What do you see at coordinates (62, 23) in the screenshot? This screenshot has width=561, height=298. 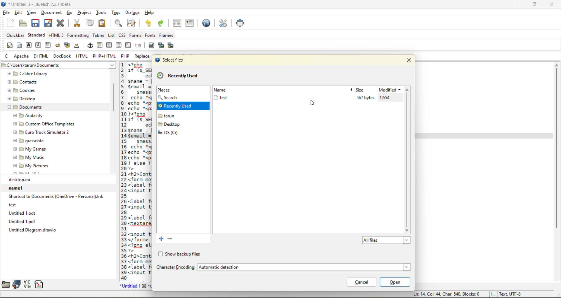 I see `close current file` at bounding box center [62, 23].